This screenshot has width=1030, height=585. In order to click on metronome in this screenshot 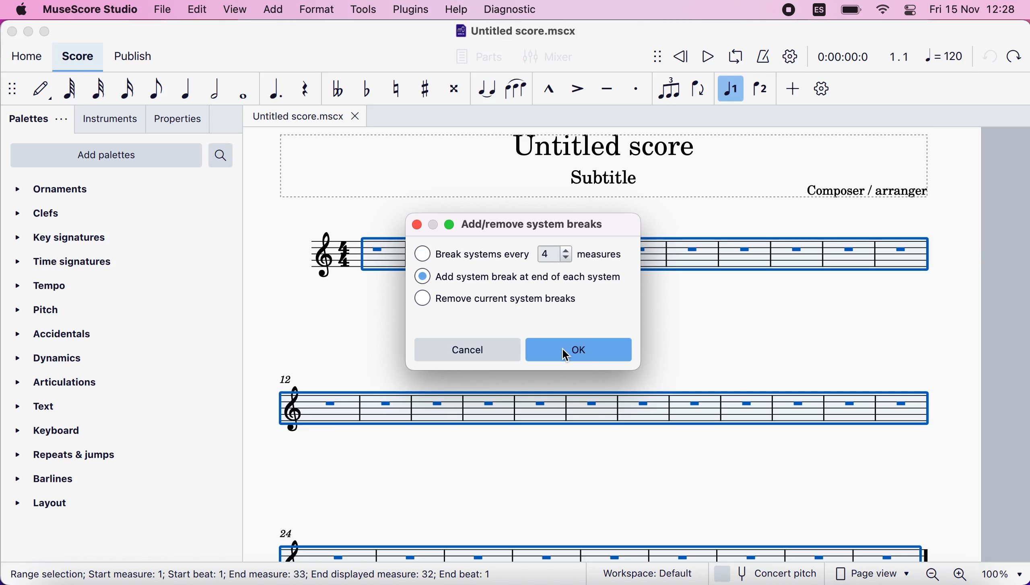, I will do `click(761, 56)`.